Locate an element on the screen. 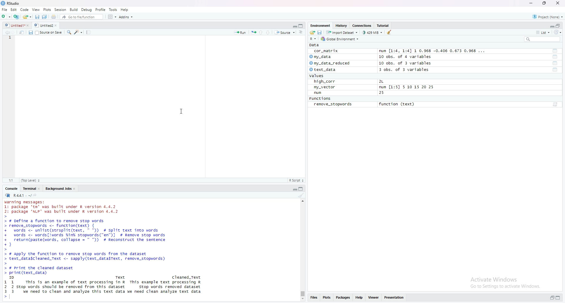 The width and height of the screenshot is (565, 303). Build is located at coordinates (73, 10).